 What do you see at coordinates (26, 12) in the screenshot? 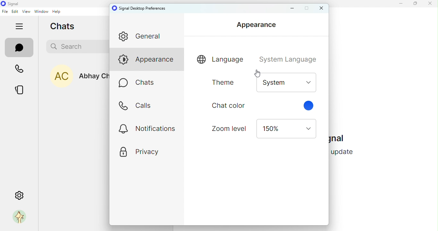
I see `view` at bounding box center [26, 12].